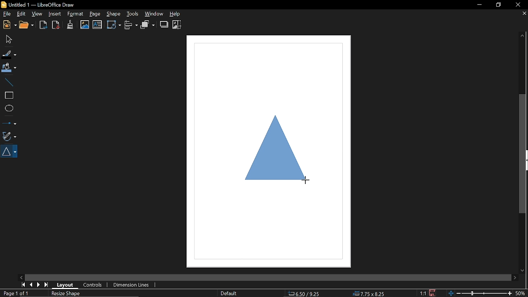 This screenshot has width=528, height=297. What do you see at coordinates (523, 154) in the screenshot?
I see `Vertical scrollbar` at bounding box center [523, 154].